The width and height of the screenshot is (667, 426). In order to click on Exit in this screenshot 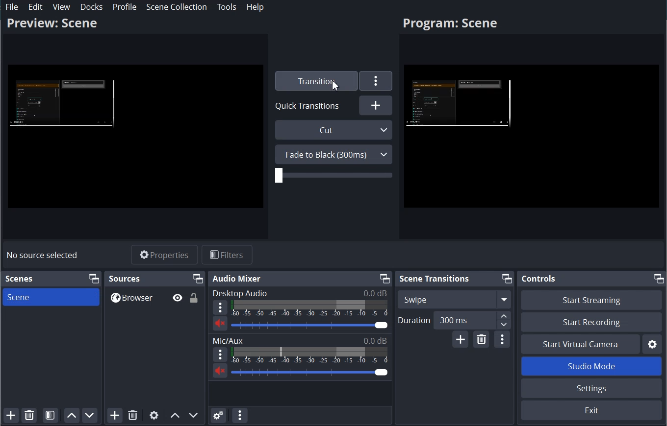, I will do `click(590, 411)`.